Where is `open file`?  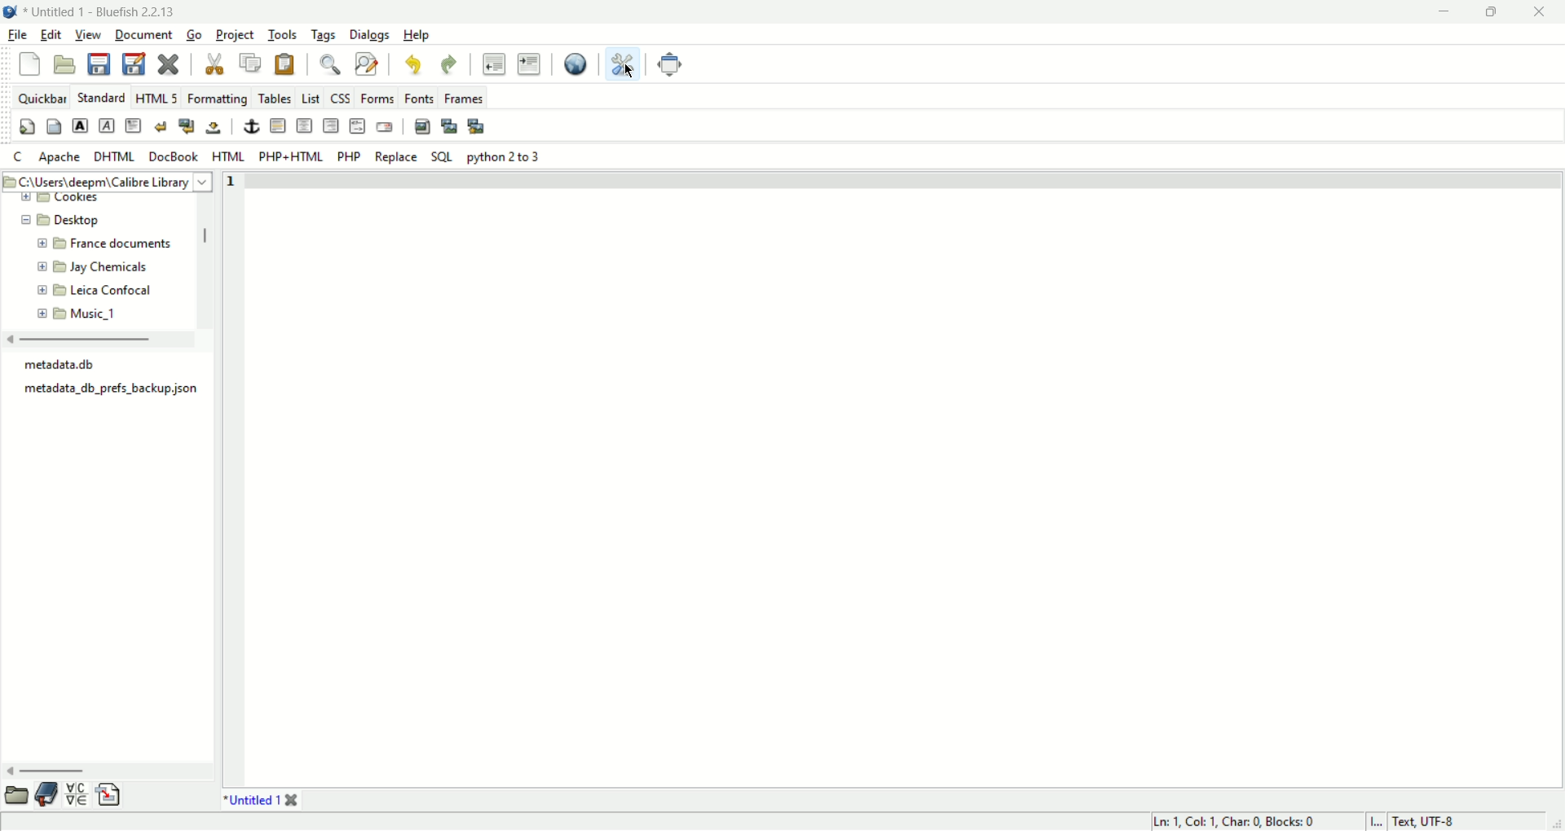
open file is located at coordinates (65, 65).